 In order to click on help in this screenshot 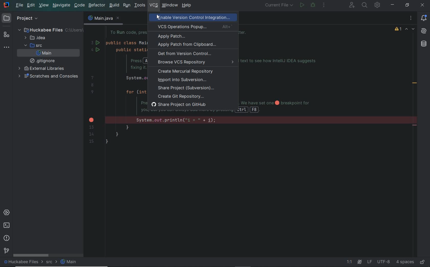, I will do `click(187, 6)`.